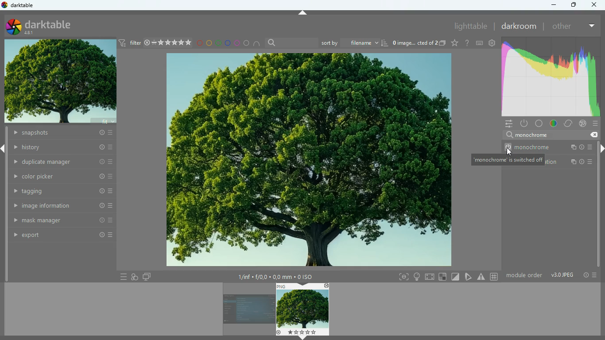  Describe the element at coordinates (238, 43) in the screenshot. I see `pink` at that location.